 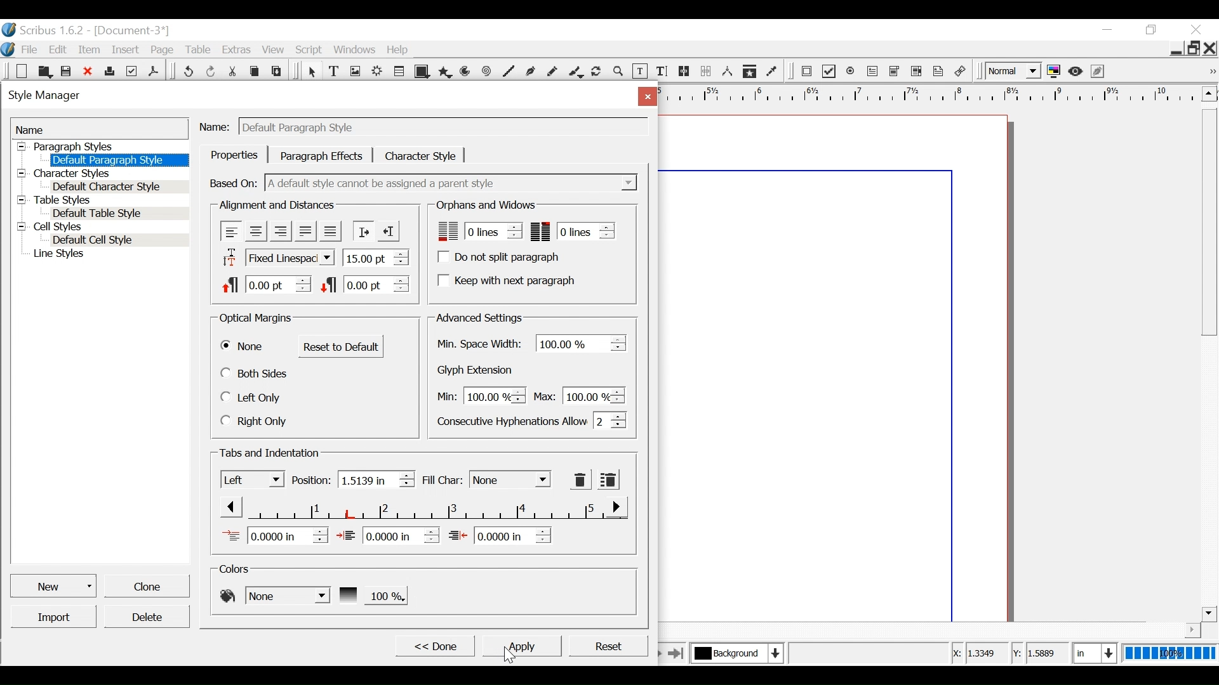 What do you see at coordinates (443, 127) in the screenshot?
I see `Field` at bounding box center [443, 127].